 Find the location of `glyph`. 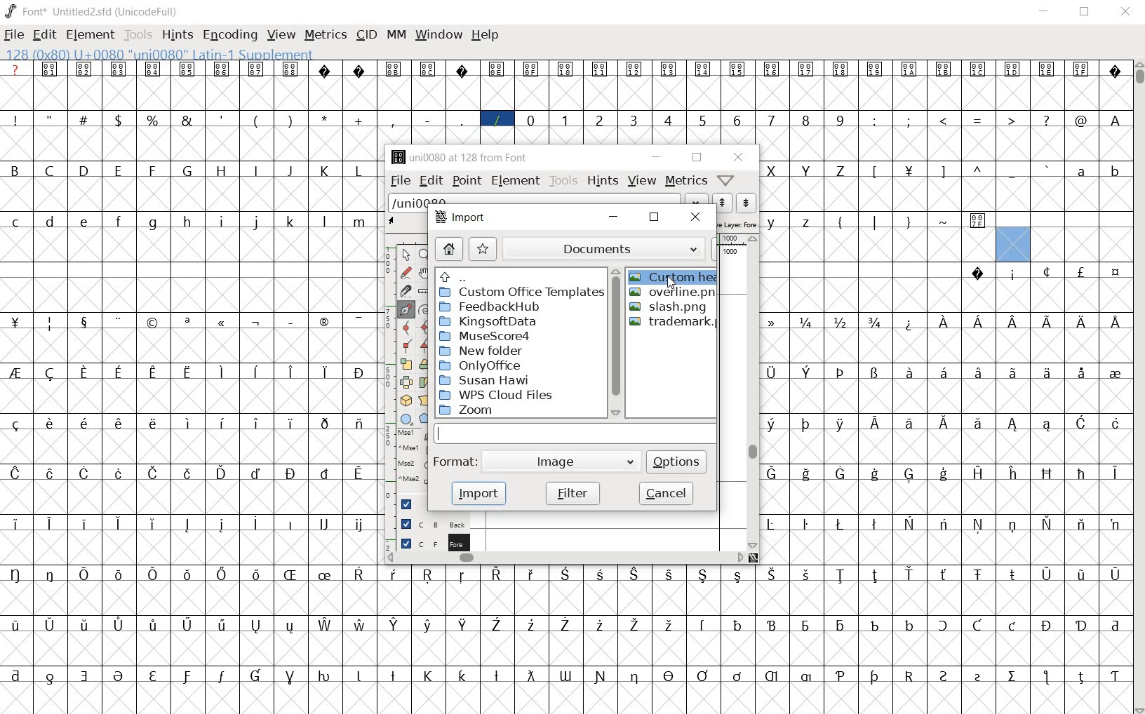

glyph is located at coordinates (840, 473).